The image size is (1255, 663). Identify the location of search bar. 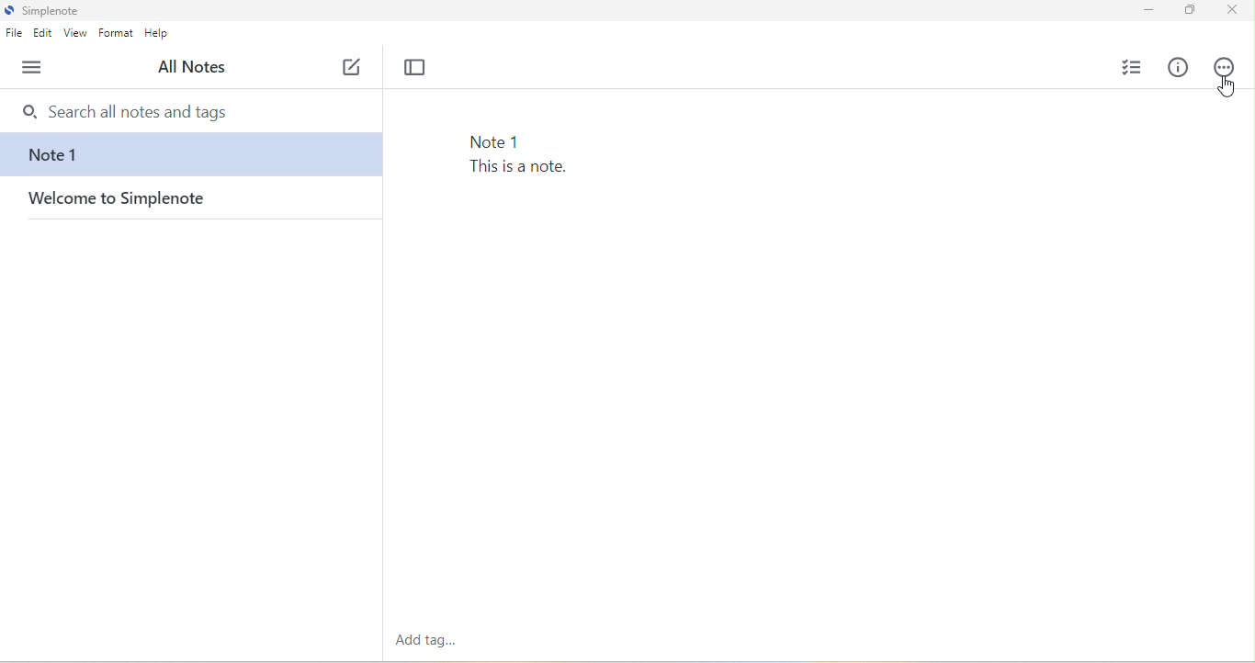
(136, 112).